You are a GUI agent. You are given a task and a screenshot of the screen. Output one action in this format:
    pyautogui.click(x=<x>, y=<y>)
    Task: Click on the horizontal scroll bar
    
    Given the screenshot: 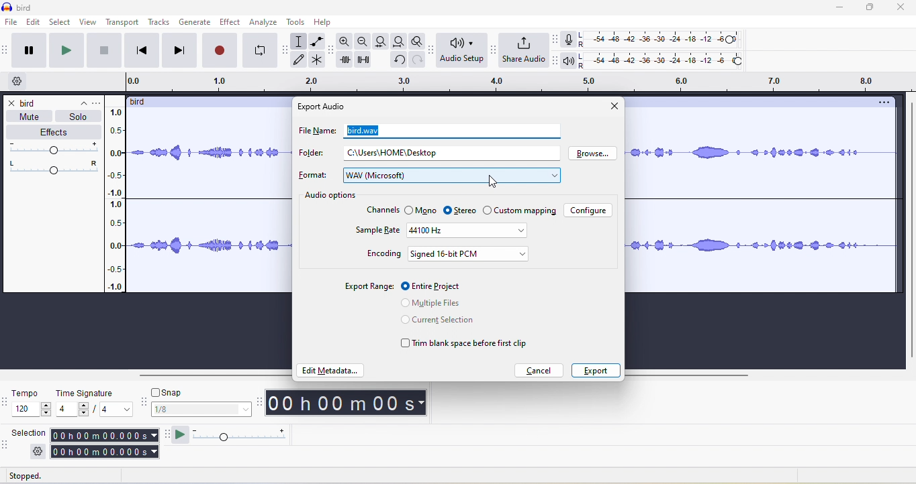 What is the action you would take?
    pyautogui.click(x=686, y=375)
    